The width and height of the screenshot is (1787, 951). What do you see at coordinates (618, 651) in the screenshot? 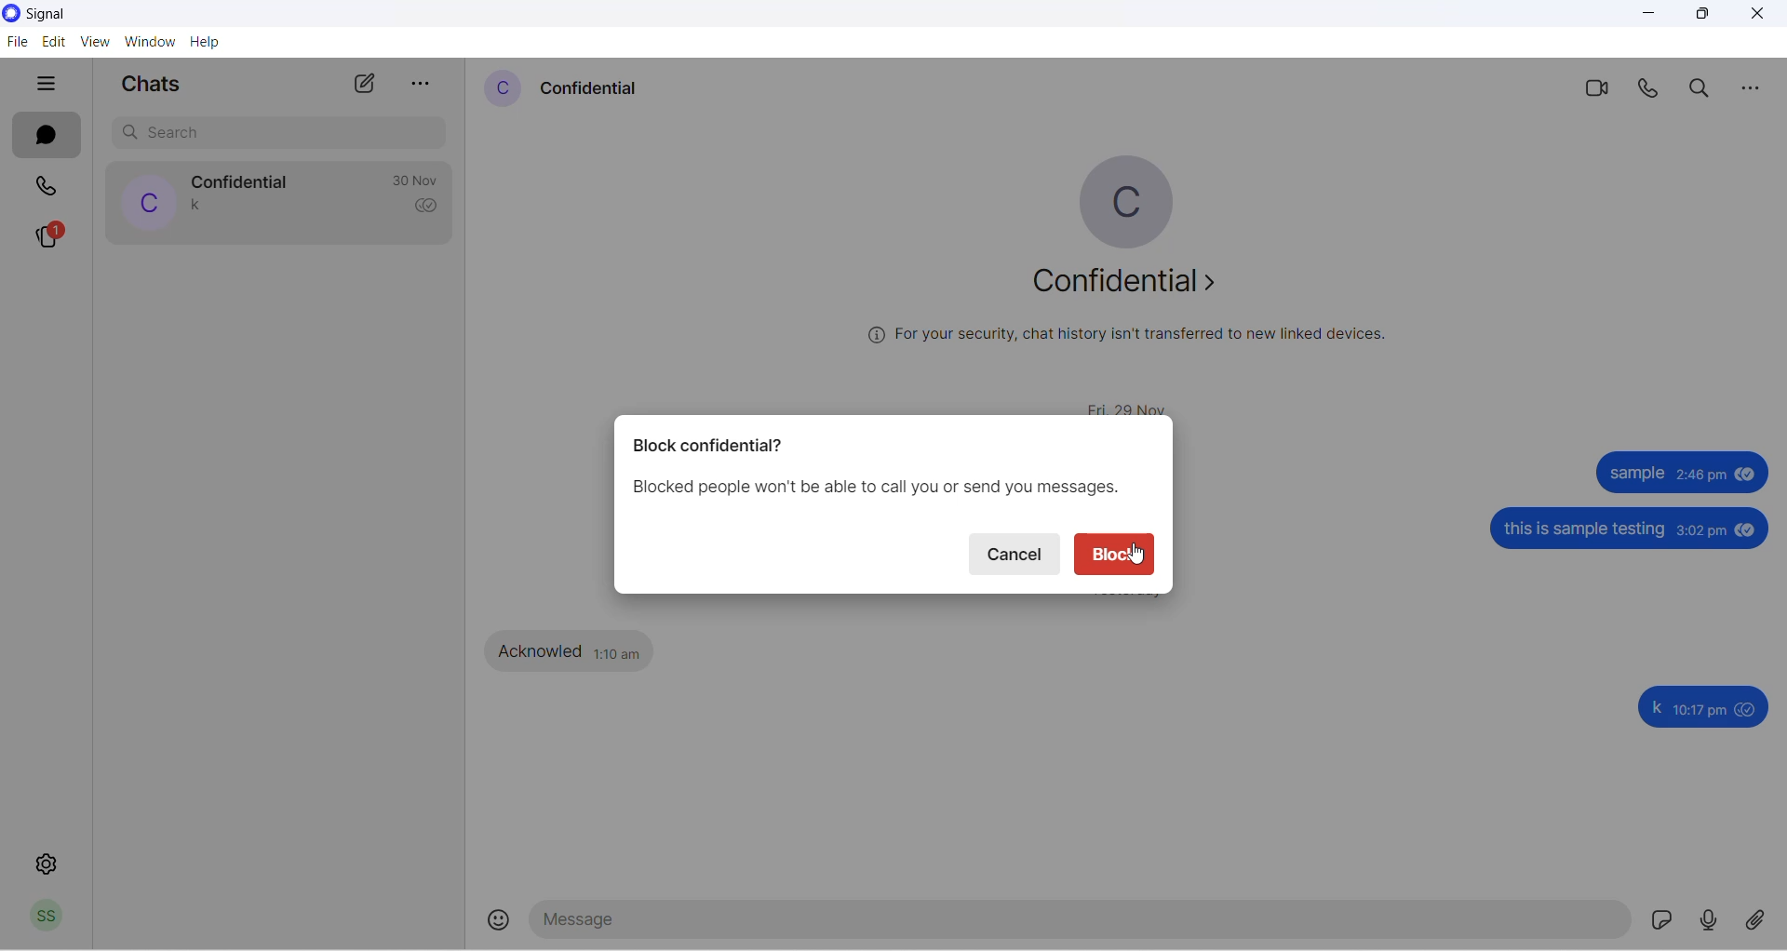
I see `1:10 am` at bounding box center [618, 651].